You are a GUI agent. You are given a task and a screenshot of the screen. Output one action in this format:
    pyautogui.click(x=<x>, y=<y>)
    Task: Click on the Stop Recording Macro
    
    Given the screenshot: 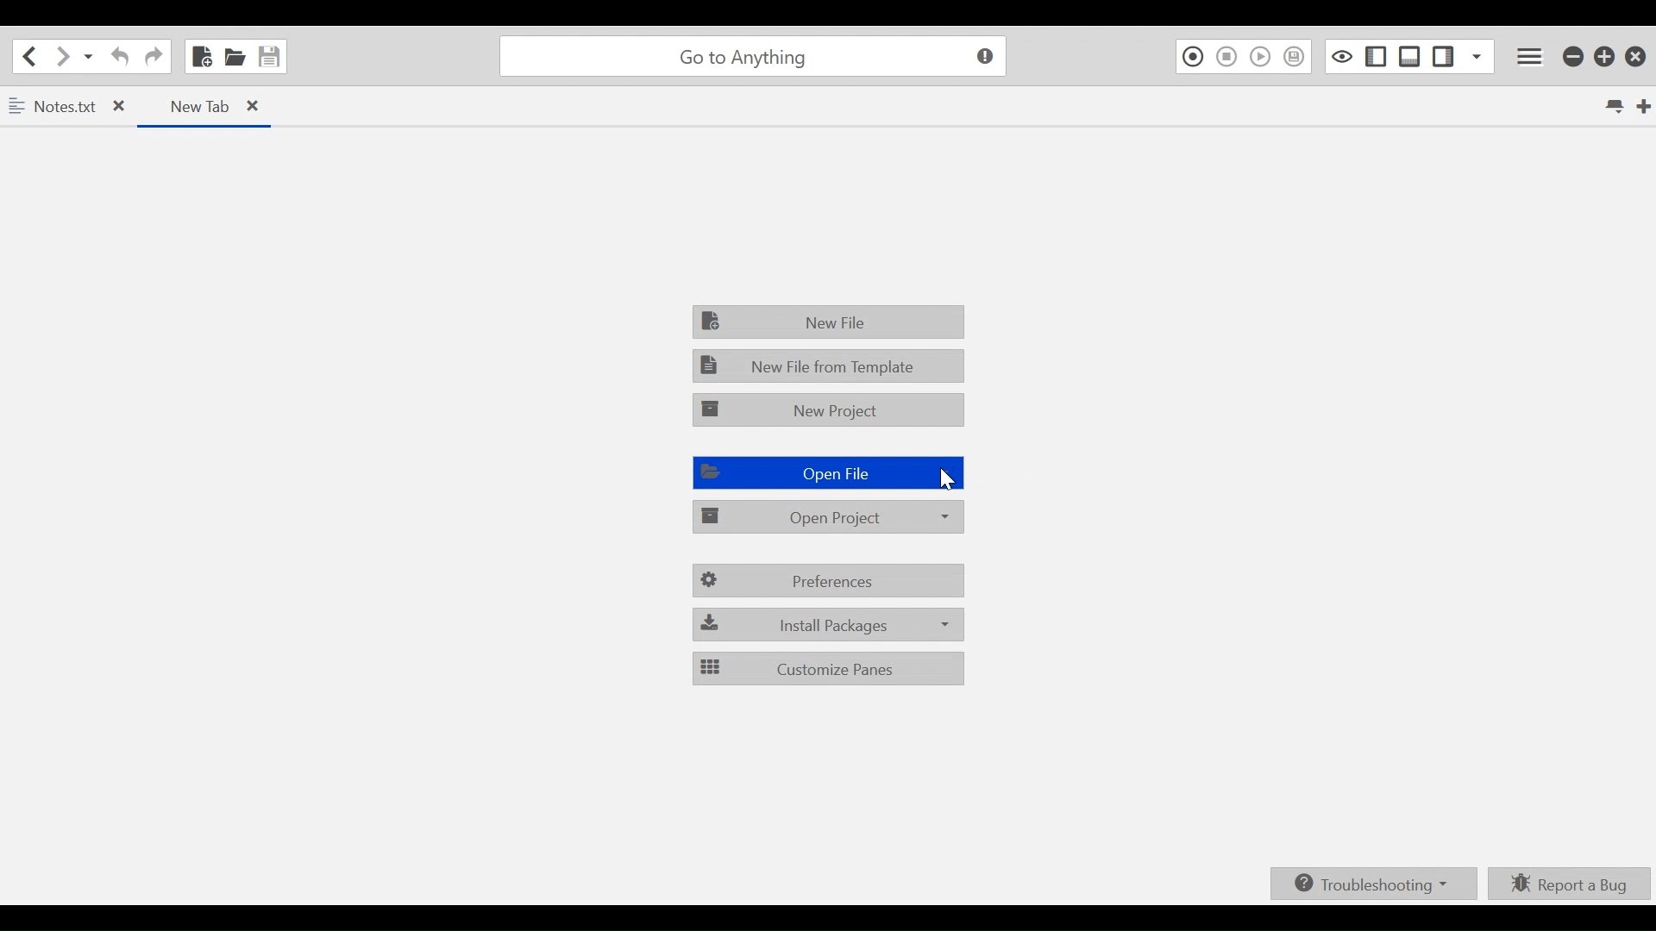 What is the action you would take?
    pyautogui.click(x=1226, y=57)
    